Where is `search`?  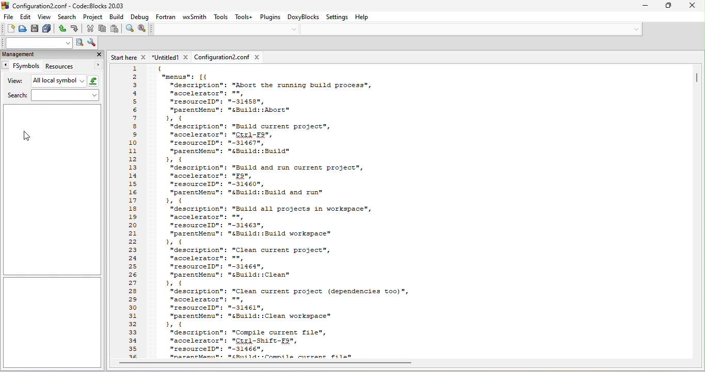
search is located at coordinates (52, 96).